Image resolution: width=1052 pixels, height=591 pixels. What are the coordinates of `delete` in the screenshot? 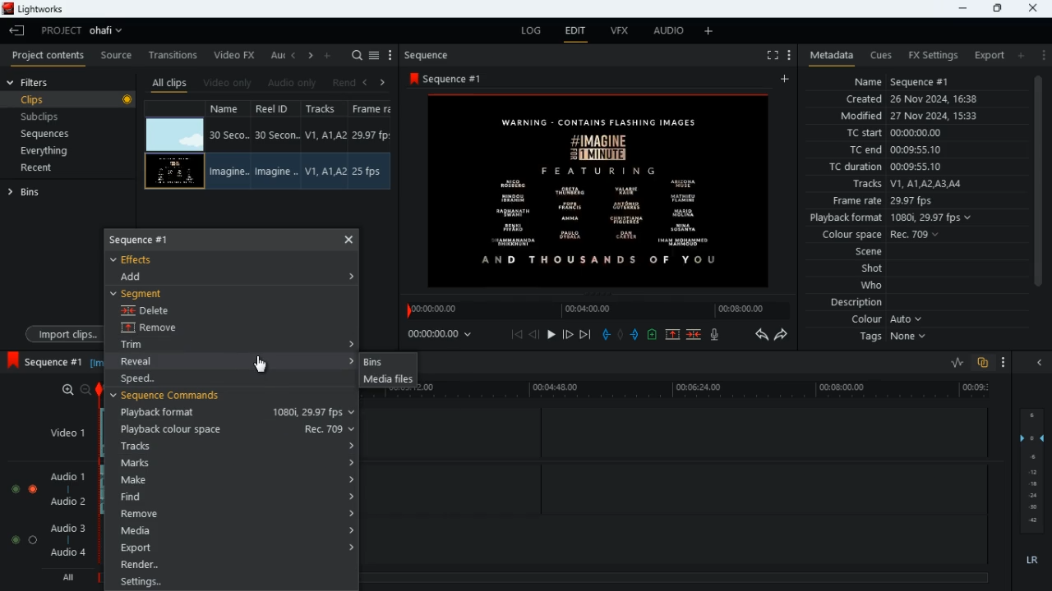 It's located at (150, 312).